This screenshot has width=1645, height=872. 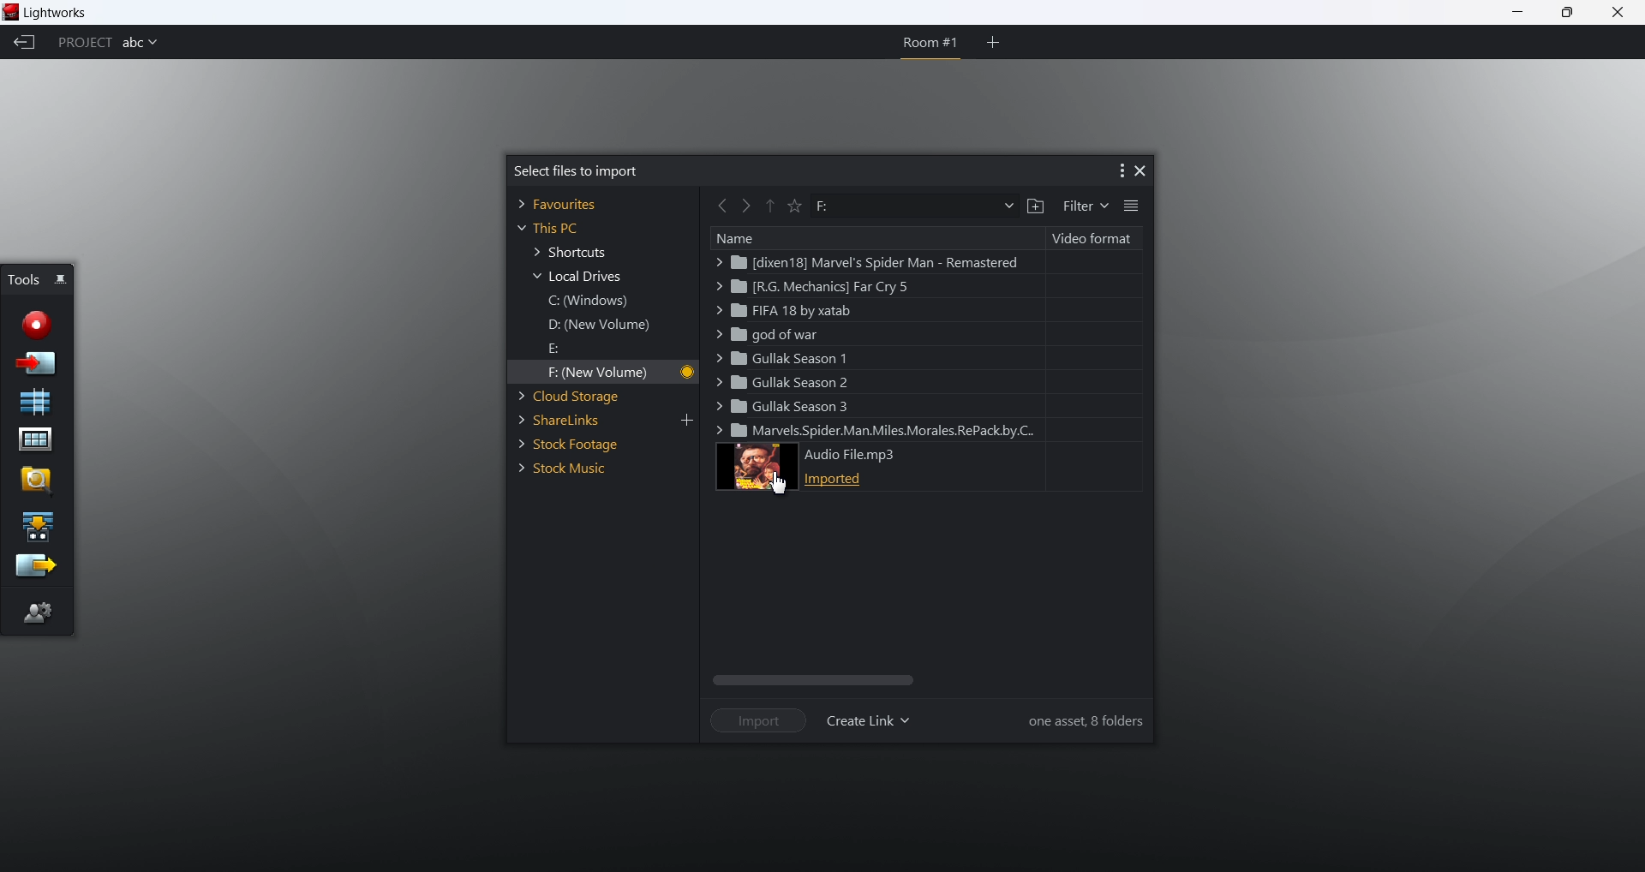 What do you see at coordinates (560, 469) in the screenshot?
I see `stock music` at bounding box center [560, 469].